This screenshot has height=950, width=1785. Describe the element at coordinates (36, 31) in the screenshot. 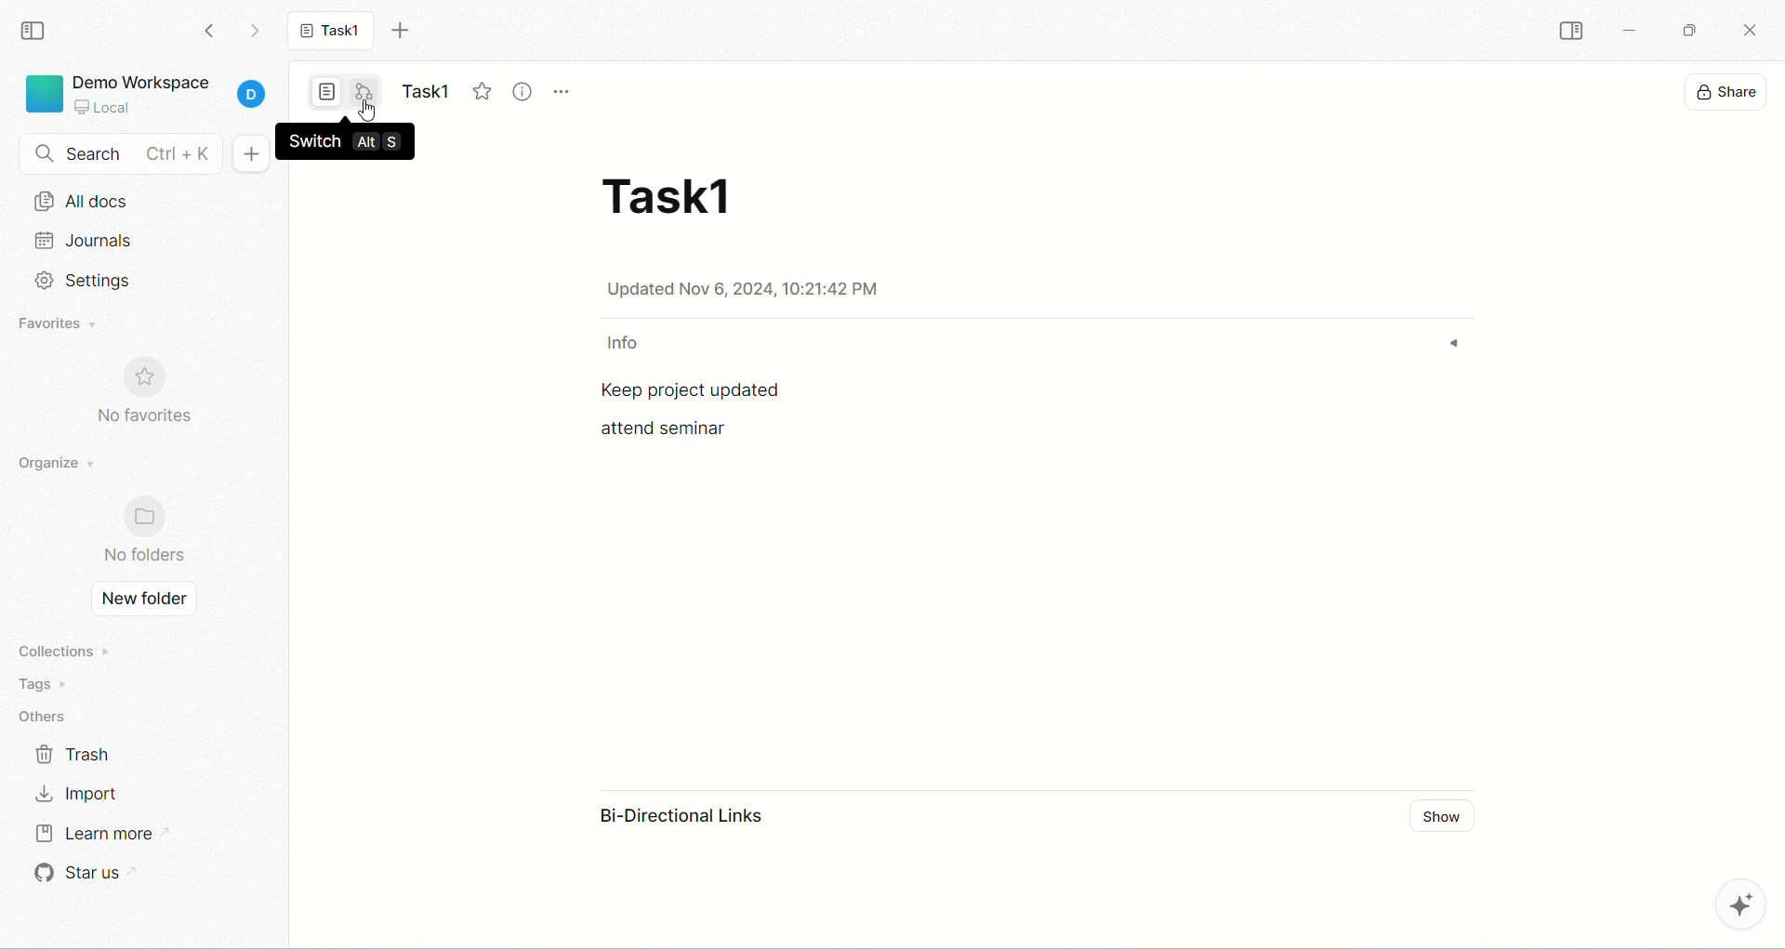

I see `collapse sidebar` at that location.